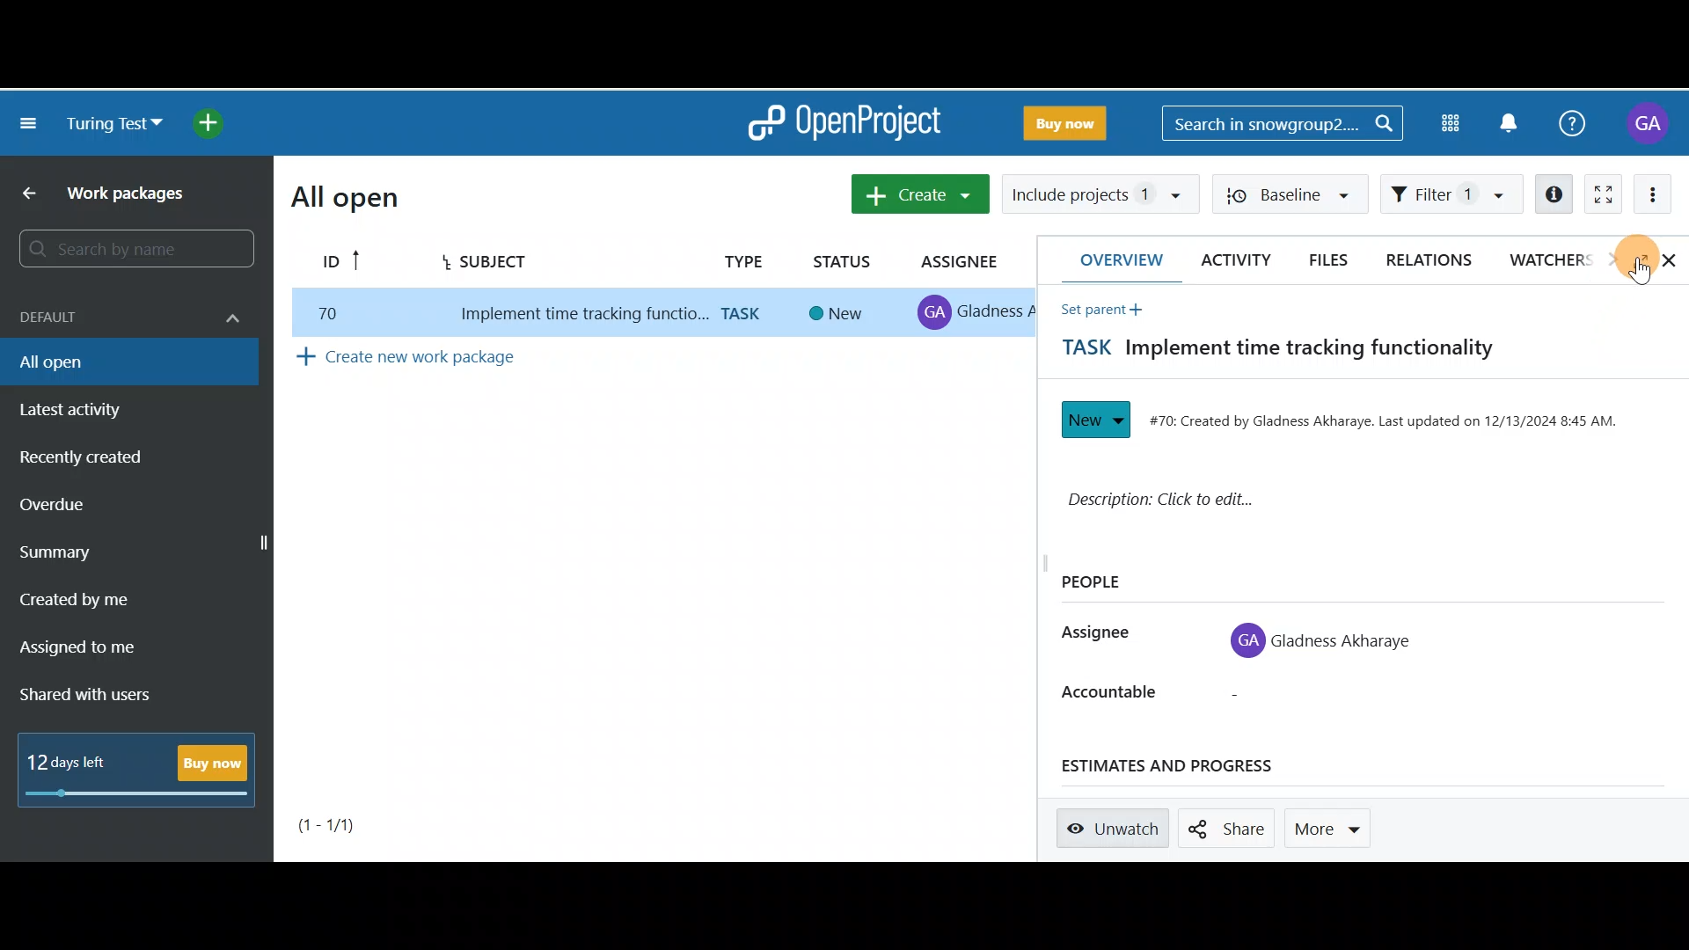 This screenshot has height=950, width=1689. I want to click on Relations, so click(1432, 258).